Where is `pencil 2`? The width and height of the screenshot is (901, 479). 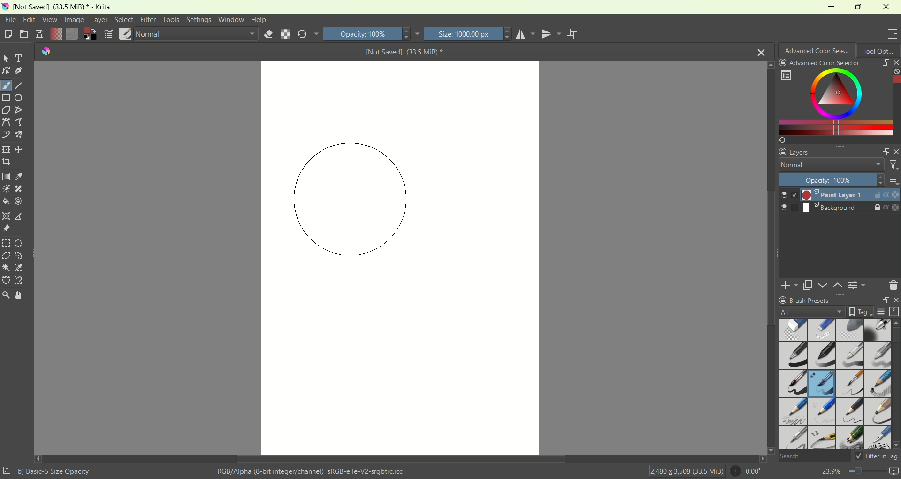
pencil 2 is located at coordinates (850, 412).